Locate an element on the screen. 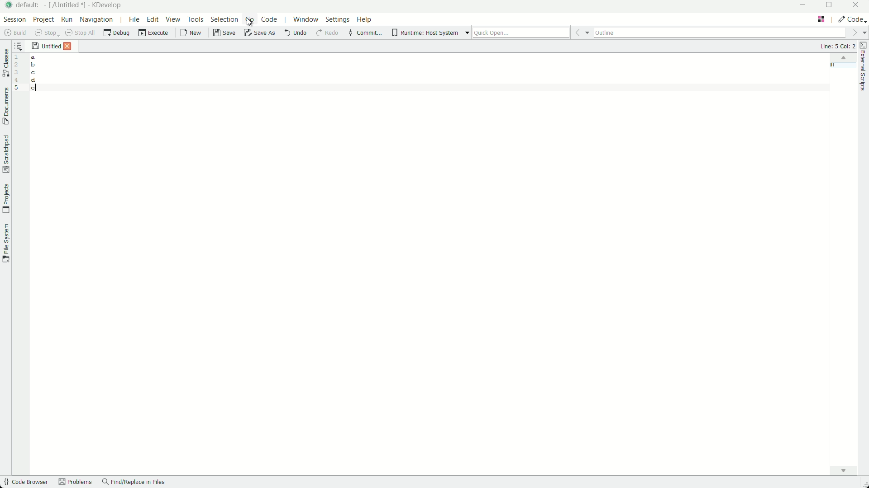  sort the opened documents is located at coordinates (18, 46).